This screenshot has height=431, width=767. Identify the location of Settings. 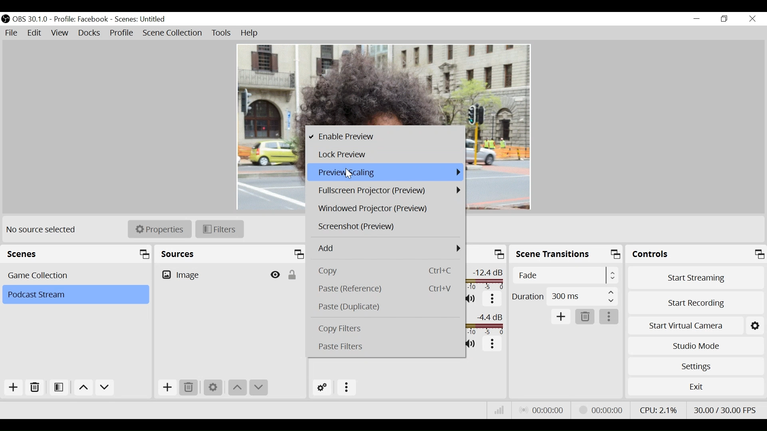
(697, 365).